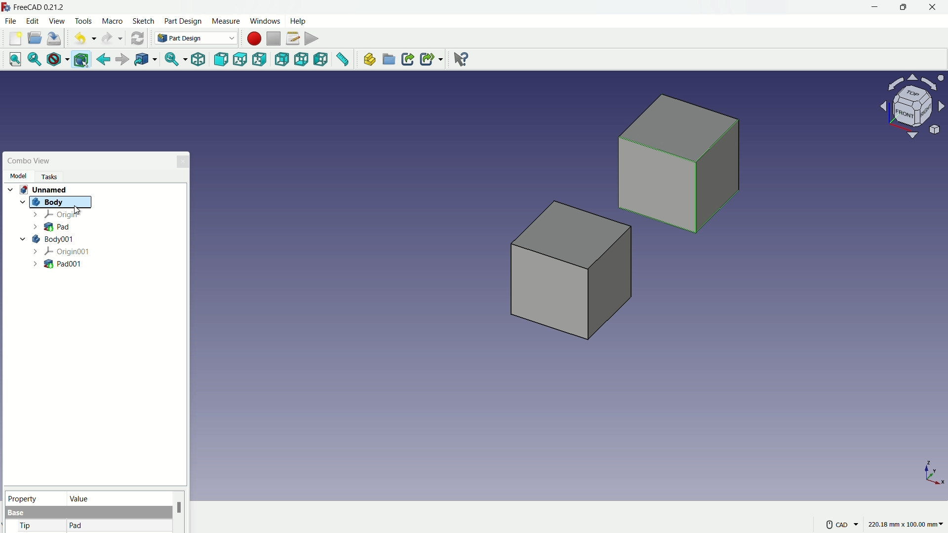  I want to click on 220.18 mm x 100.00 mm~, so click(906, 524).